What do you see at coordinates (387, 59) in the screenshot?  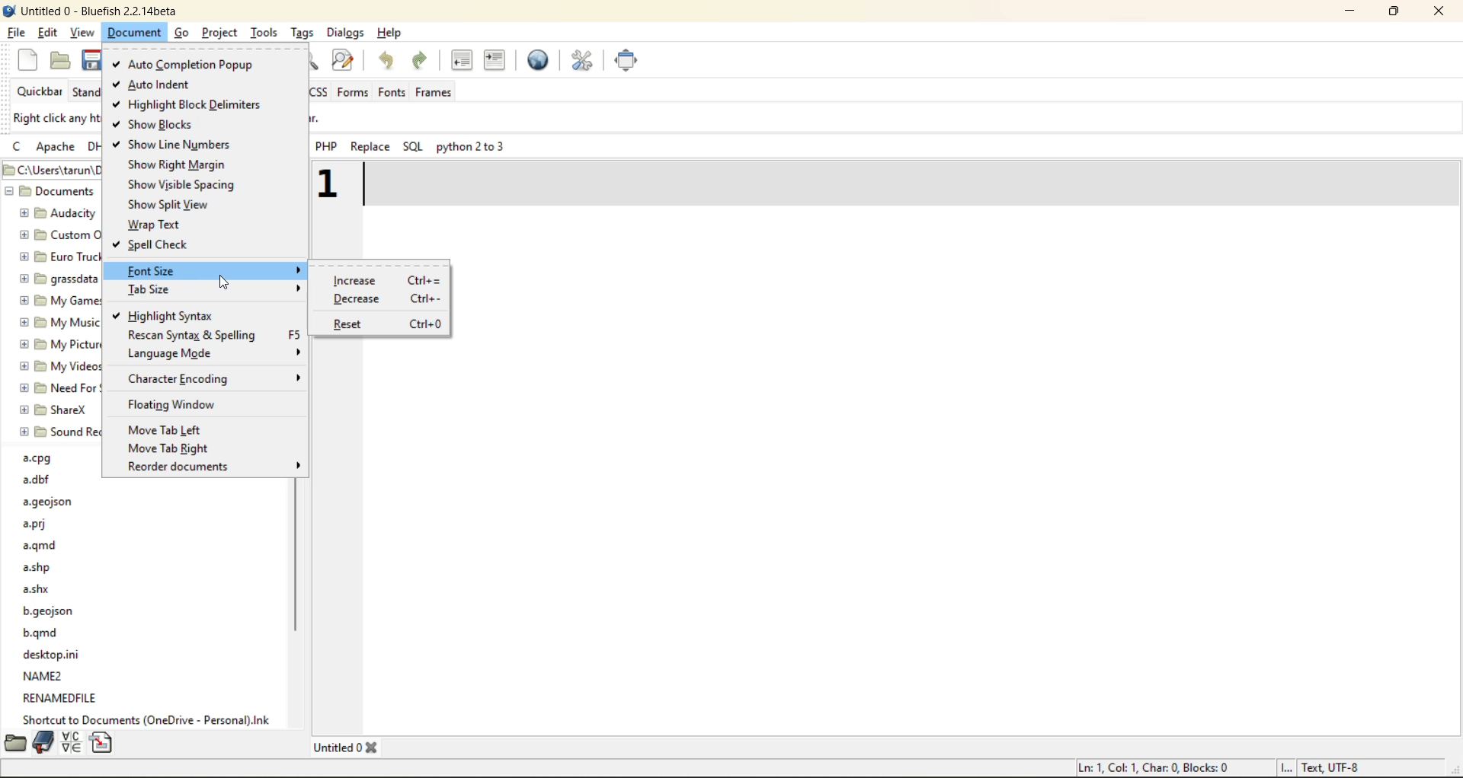 I see `undo` at bounding box center [387, 59].